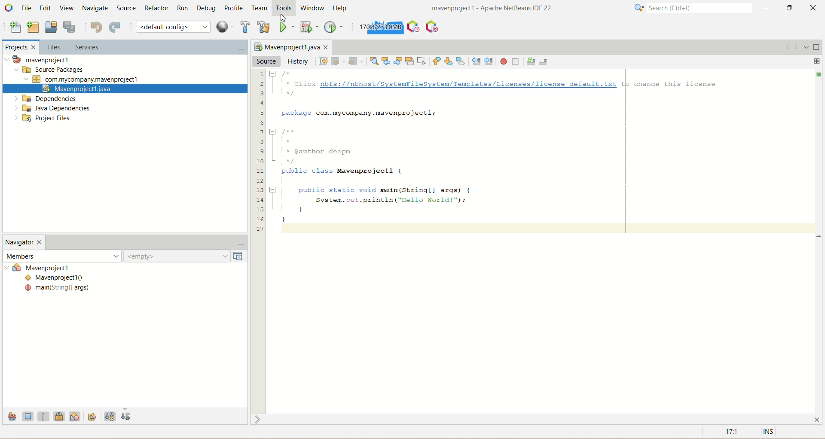 The height and width of the screenshot is (439, 825). What do you see at coordinates (259, 419) in the screenshot?
I see `shrink` at bounding box center [259, 419].